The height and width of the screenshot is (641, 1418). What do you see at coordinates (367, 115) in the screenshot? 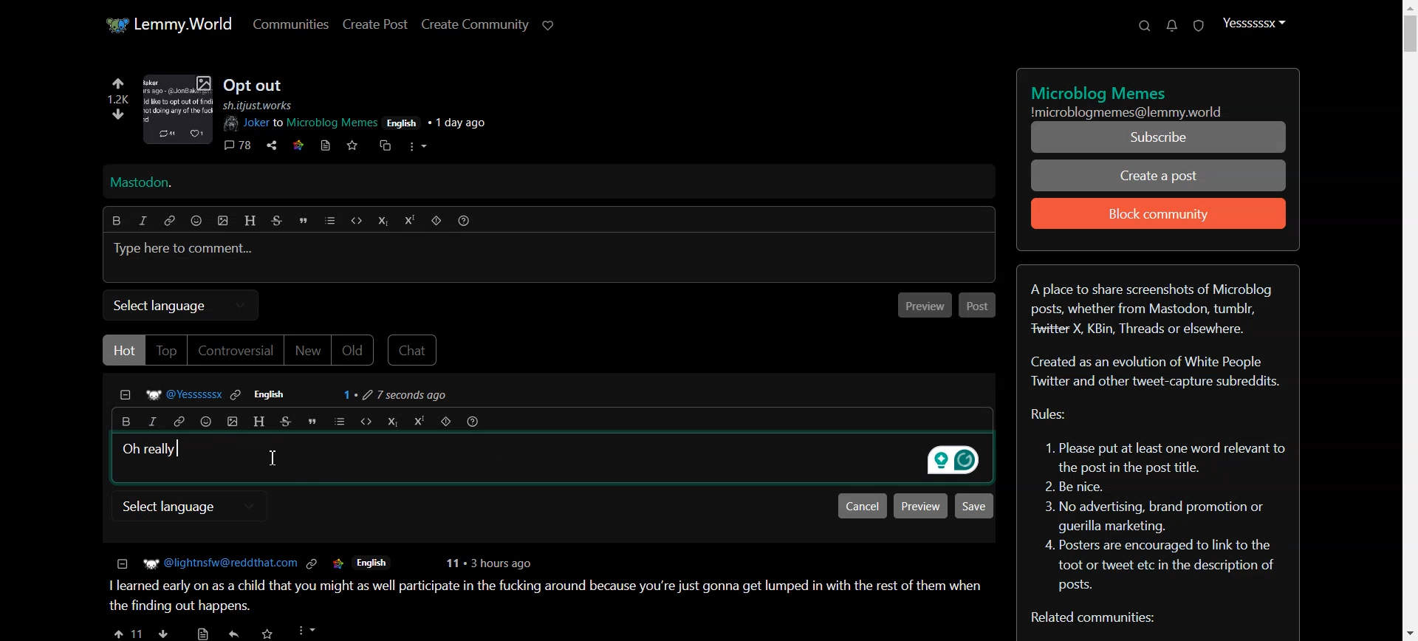
I see `post details` at bounding box center [367, 115].